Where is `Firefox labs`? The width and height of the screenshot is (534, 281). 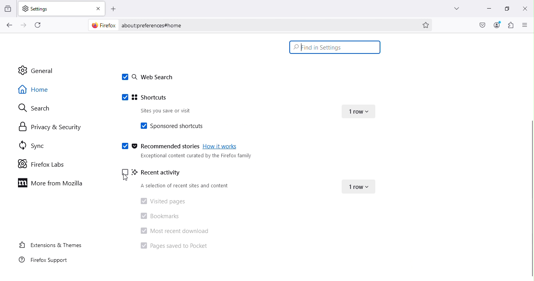
Firefox labs is located at coordinates (43, 164).